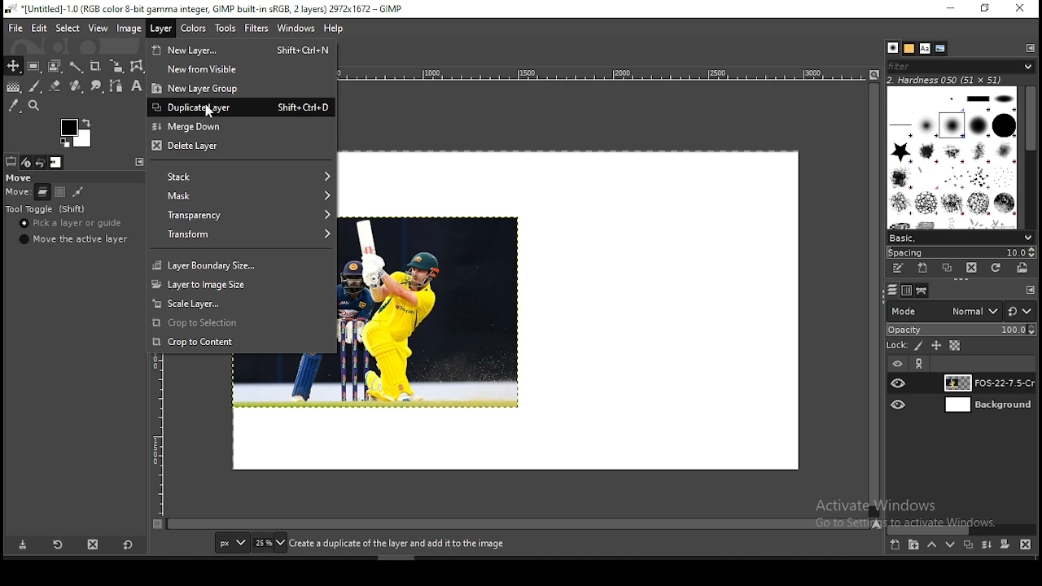 The width and height of the screenshot is (1042, 586). What do you see at coordinates (951, 547) in the screenshot?
I see `move layer on step down` at bounding box center [951, 547].